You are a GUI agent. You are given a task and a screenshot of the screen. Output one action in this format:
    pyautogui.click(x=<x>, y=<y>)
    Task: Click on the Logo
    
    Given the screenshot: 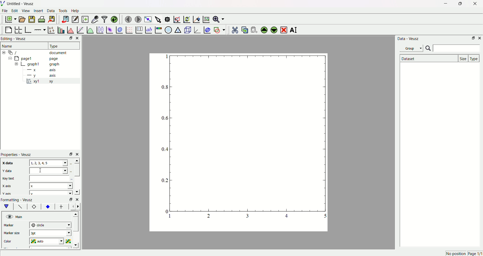 What is the action you would take?
    pyautogui.click(x=4, y=4)
    